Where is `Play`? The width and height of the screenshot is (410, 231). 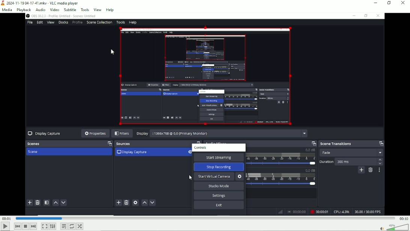
Play is located at coordinates (5, 227).